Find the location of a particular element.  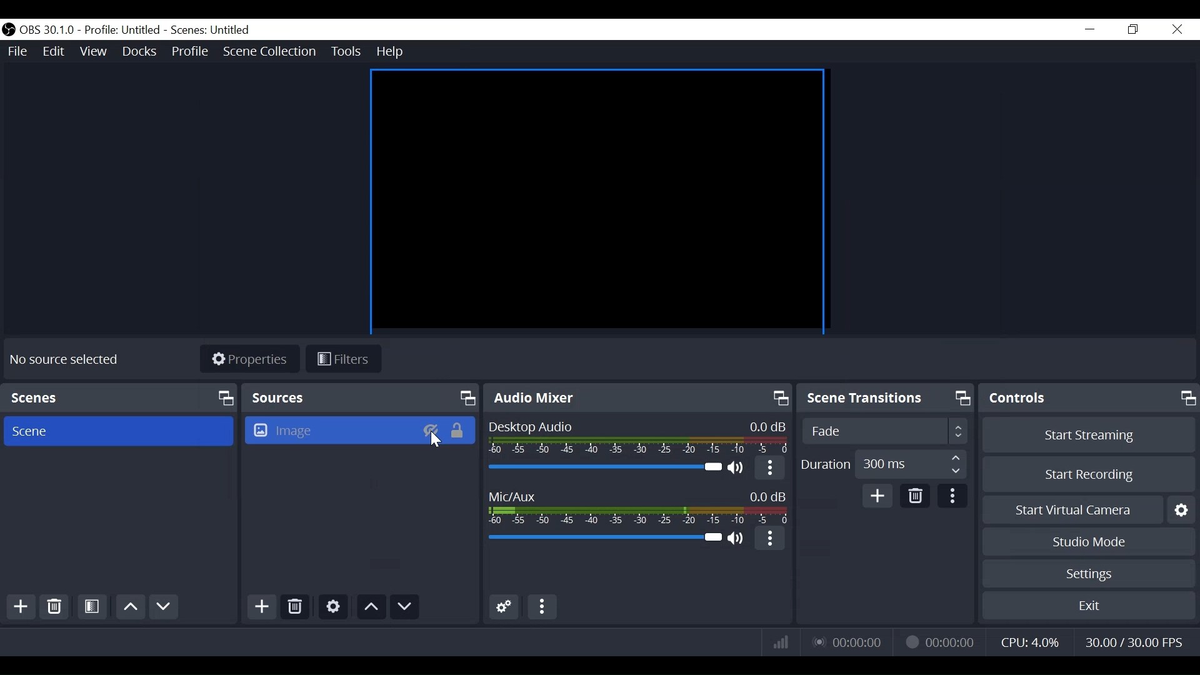

Move down is located at coordinates (164, 607).